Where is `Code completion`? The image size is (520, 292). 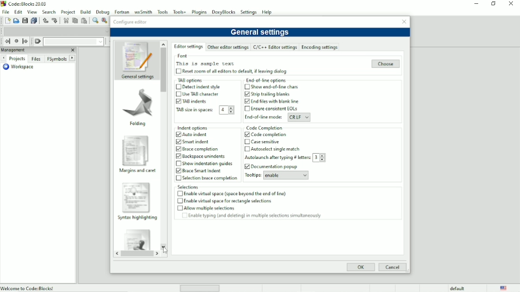 Code completion is located at coordinates (288, 127).